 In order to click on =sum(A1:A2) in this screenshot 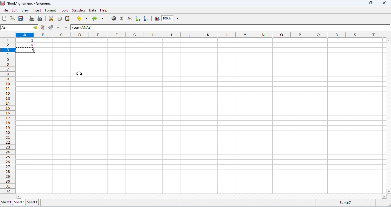, I will do `click(88, 28)`.